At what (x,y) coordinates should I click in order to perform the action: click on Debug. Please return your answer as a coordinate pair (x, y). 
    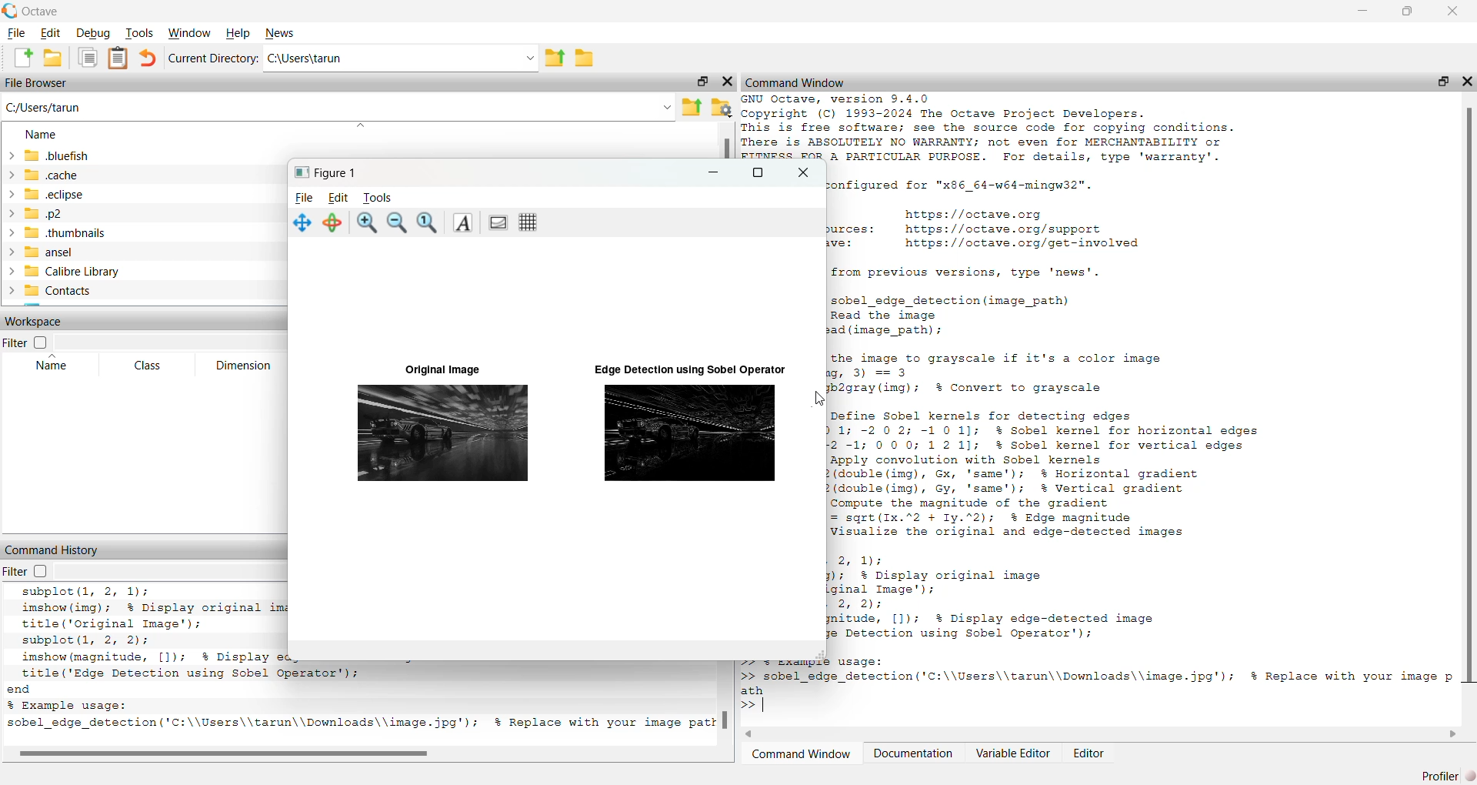
    Looking at the image, I should click on (92, 34).